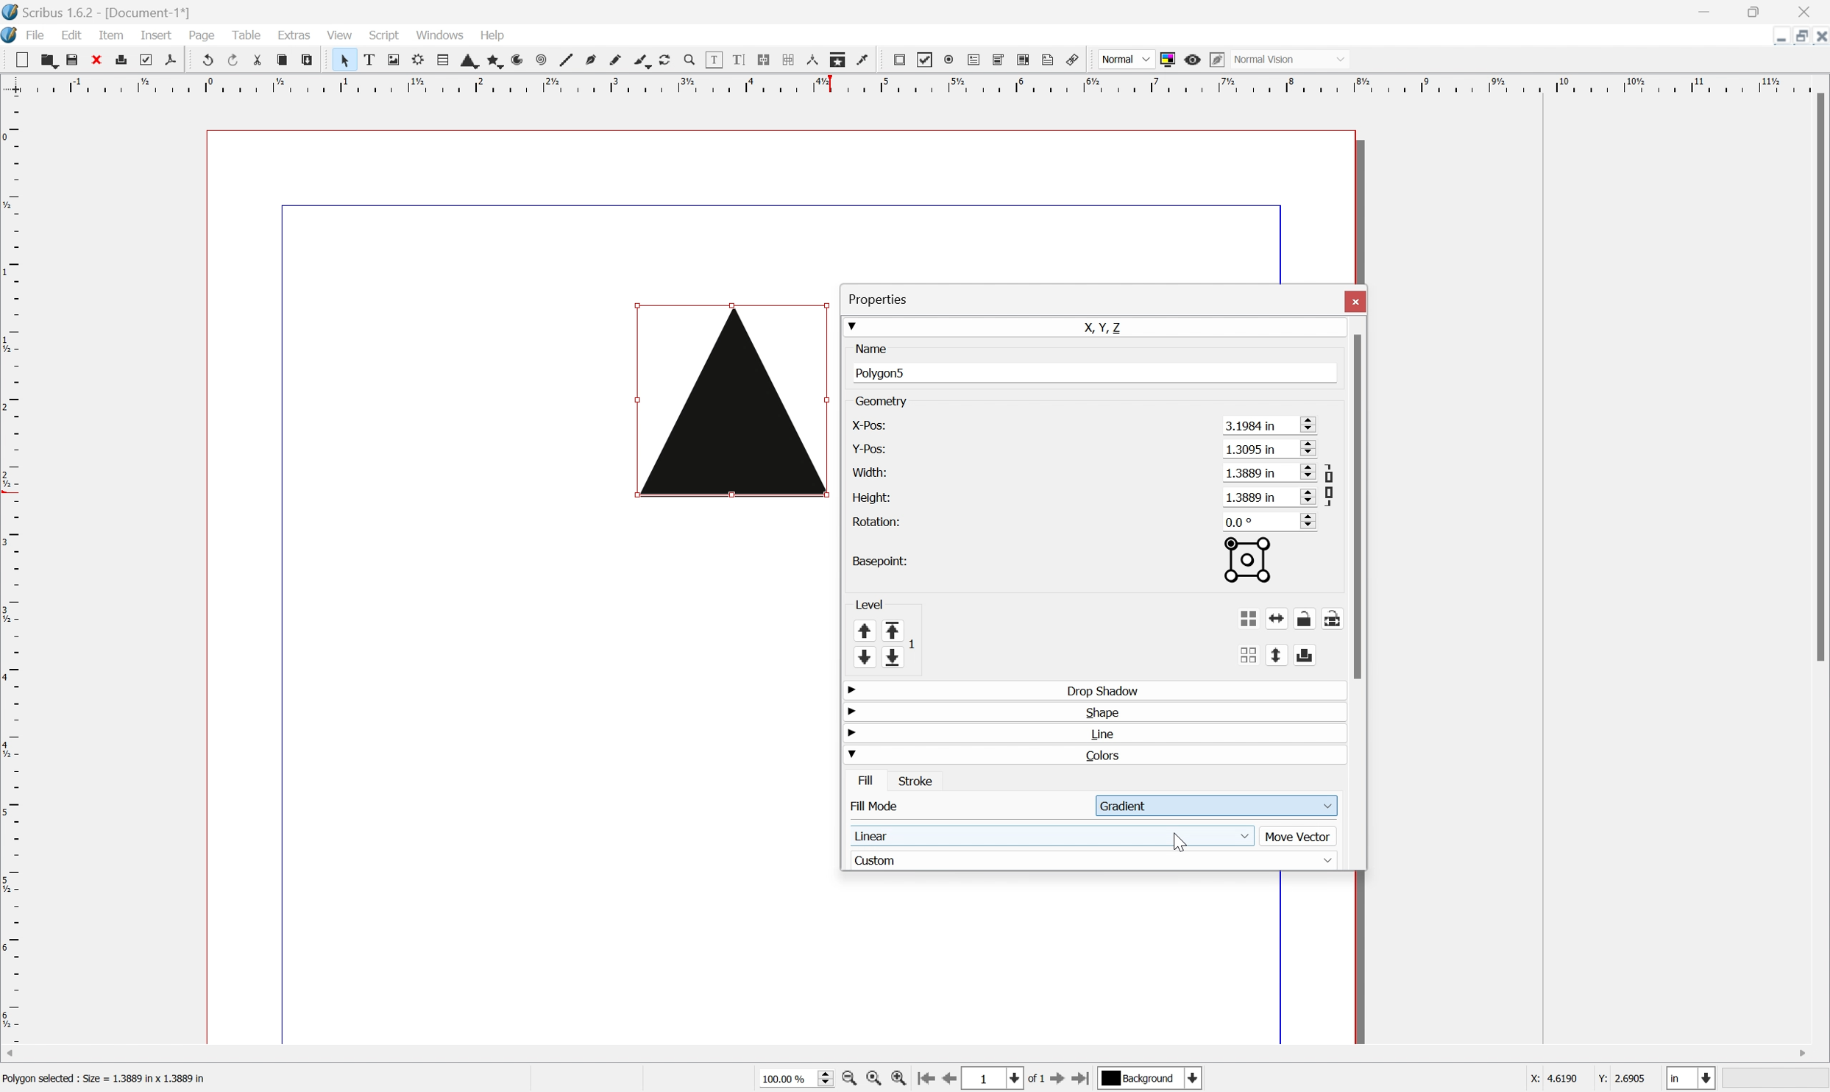 Image resolution: width=1830 pixels, height=1092 pixels. I want to click on Stroke, so click(916, 781).